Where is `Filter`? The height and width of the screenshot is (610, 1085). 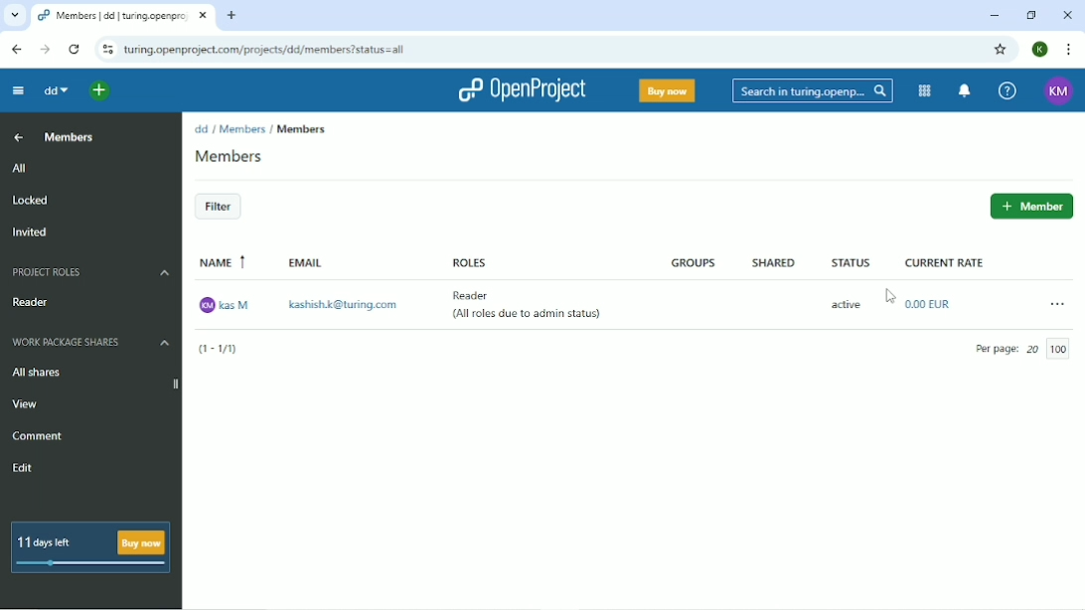 Filter is located at coordinates (218, 208).